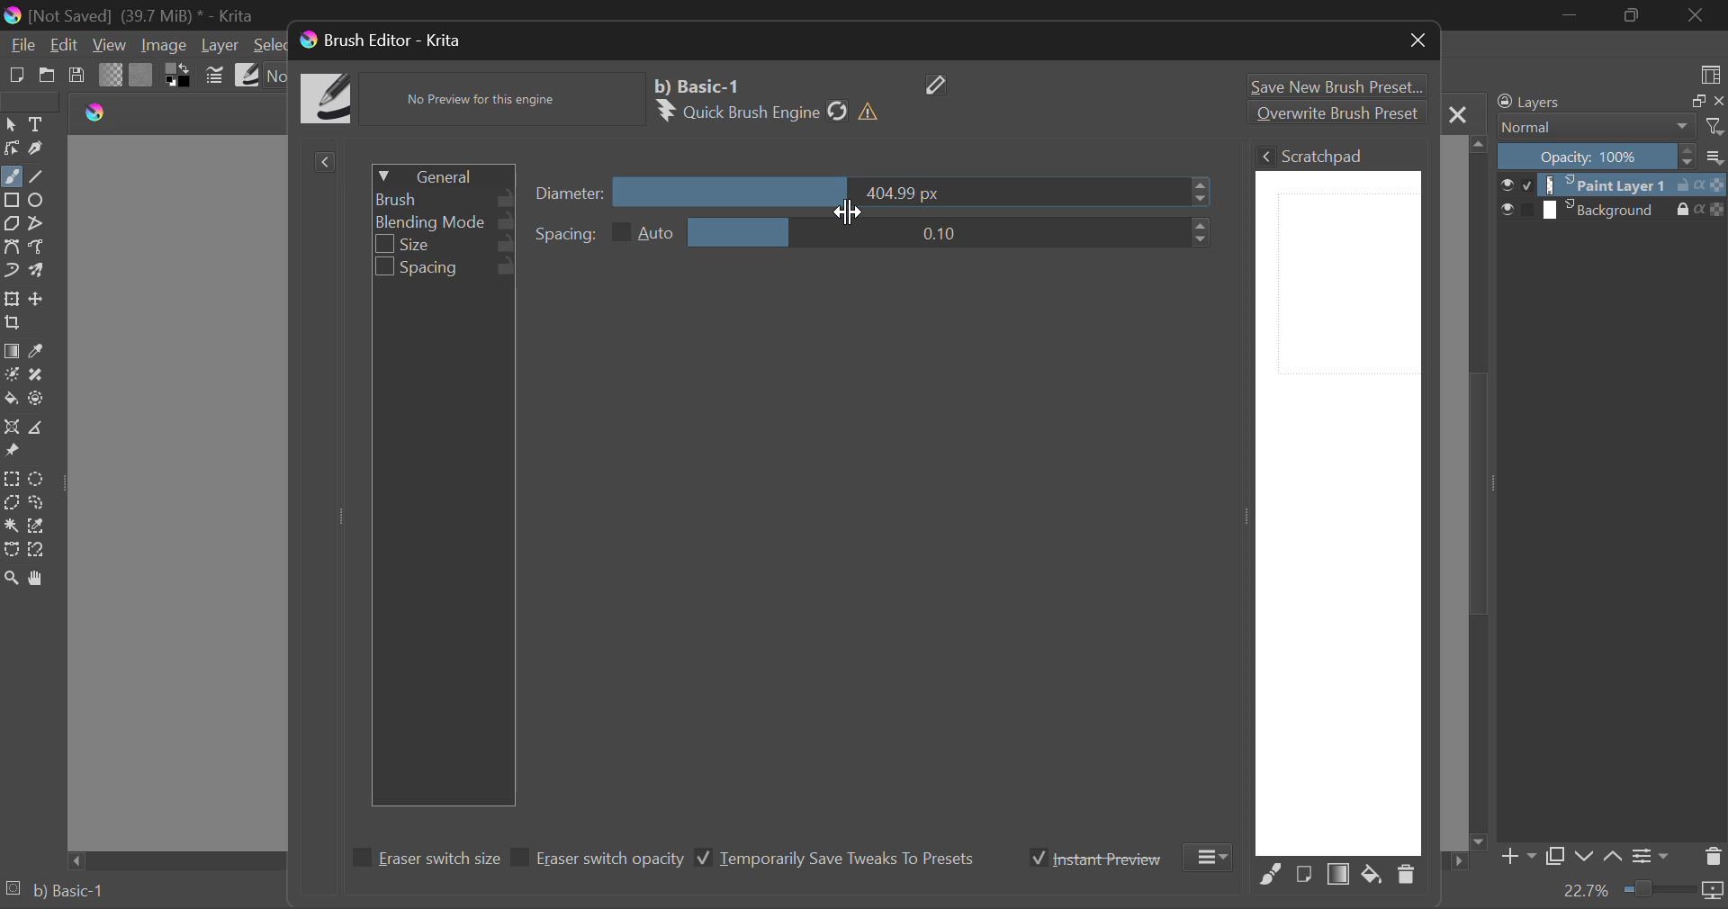 This screenshot has width=1728, height=909. Describe the element at coordinates (917, 192) in the screenshot. I see `diameter slider` at that location.